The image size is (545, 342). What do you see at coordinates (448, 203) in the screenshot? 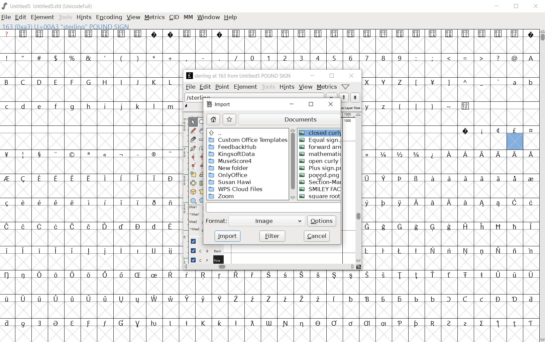
I see `Symbol` at bounding box center [448, 203].